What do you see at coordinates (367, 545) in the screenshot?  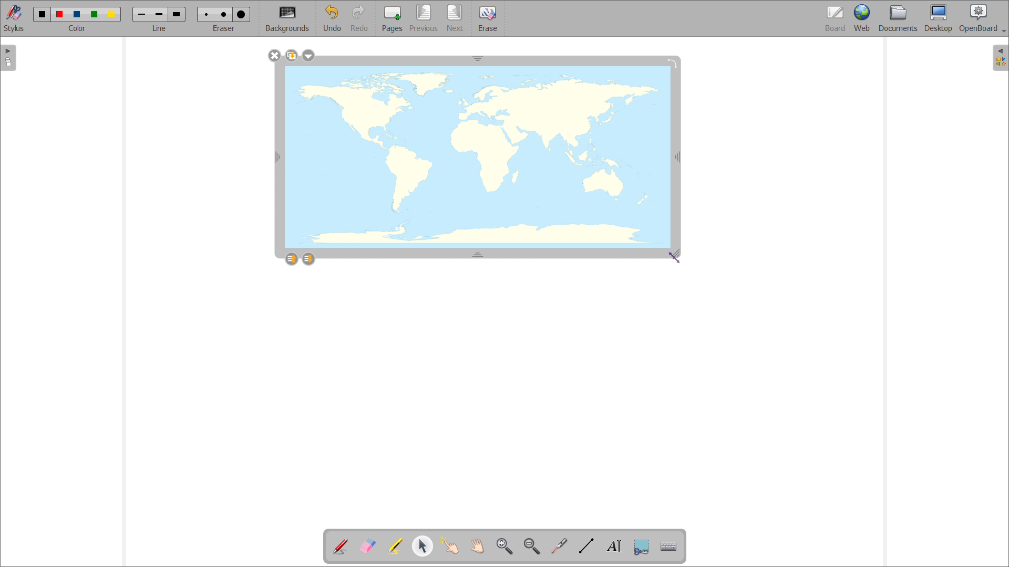 I see `erase annotations` at bounding box center [367, 545].